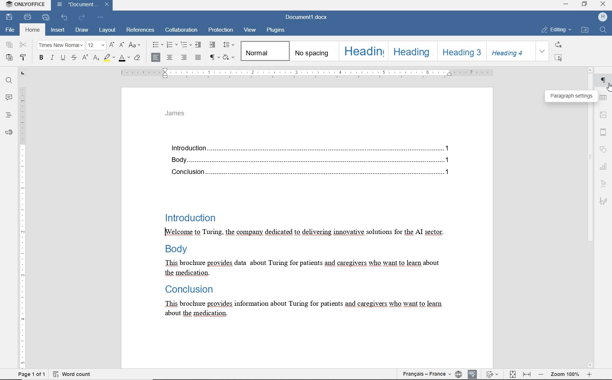 This screenshot has height=380, width=612. I want to click on home, so click(32, 31).